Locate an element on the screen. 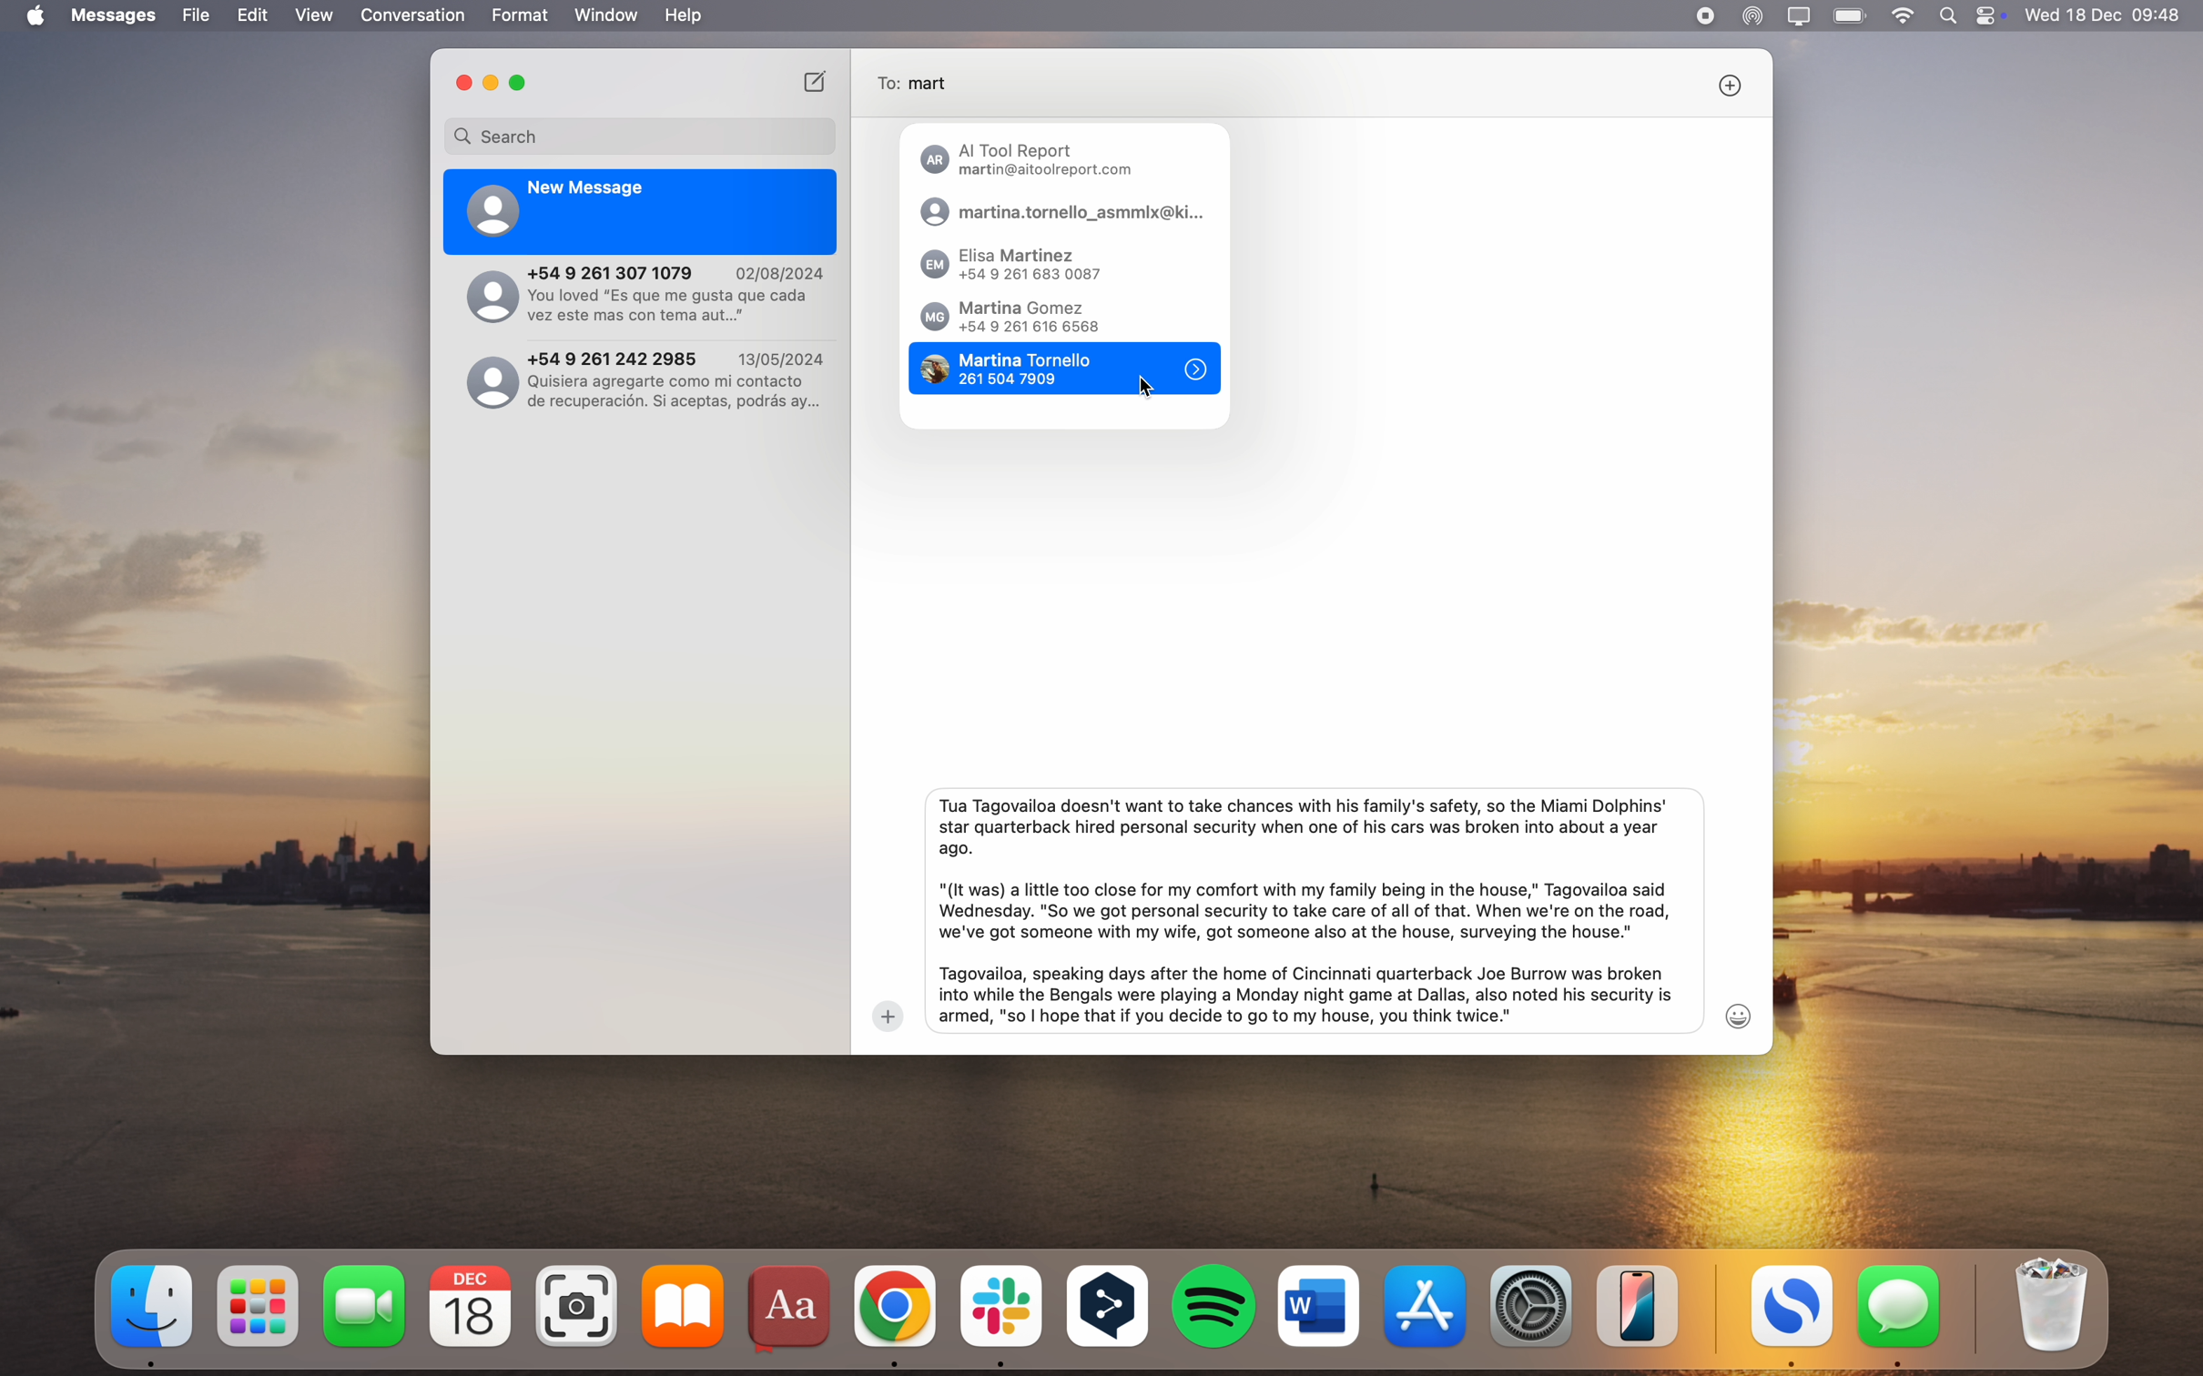 The image size is (2203, 1376). conversation is located at coordinates (414, 15).